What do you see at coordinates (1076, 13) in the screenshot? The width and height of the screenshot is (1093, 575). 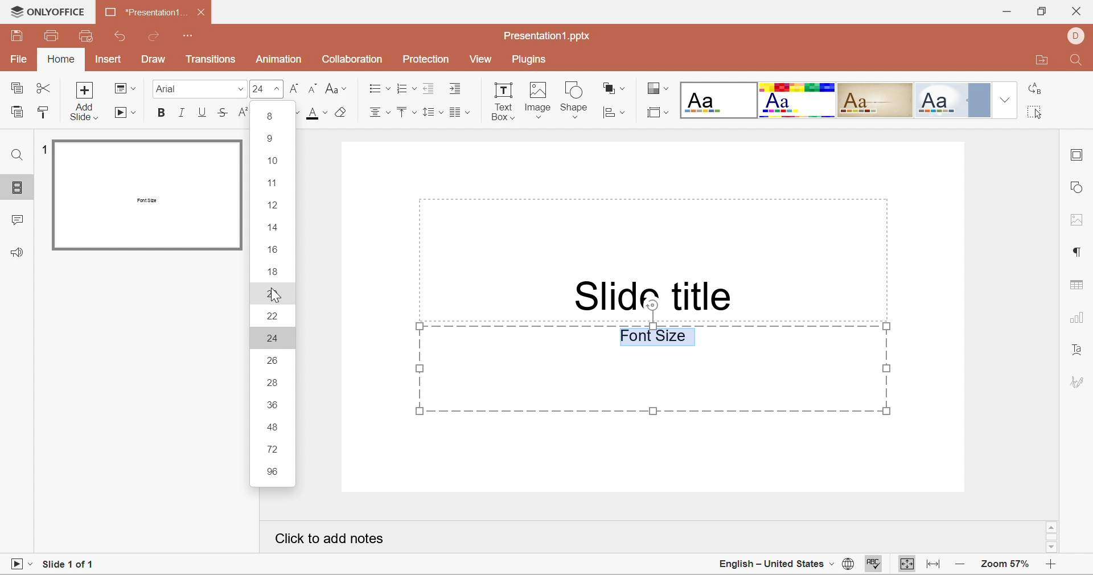 I see `Close` at bounding box center [1076, 13].